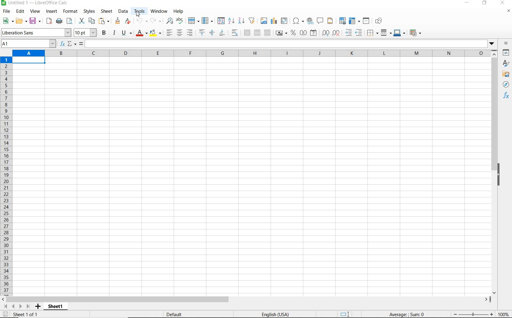 The height and width of the screenshot is (318, 512). Describe the element at coordinates (493, 172) in the screenshot. I see `SCROLLBAR` at that location.